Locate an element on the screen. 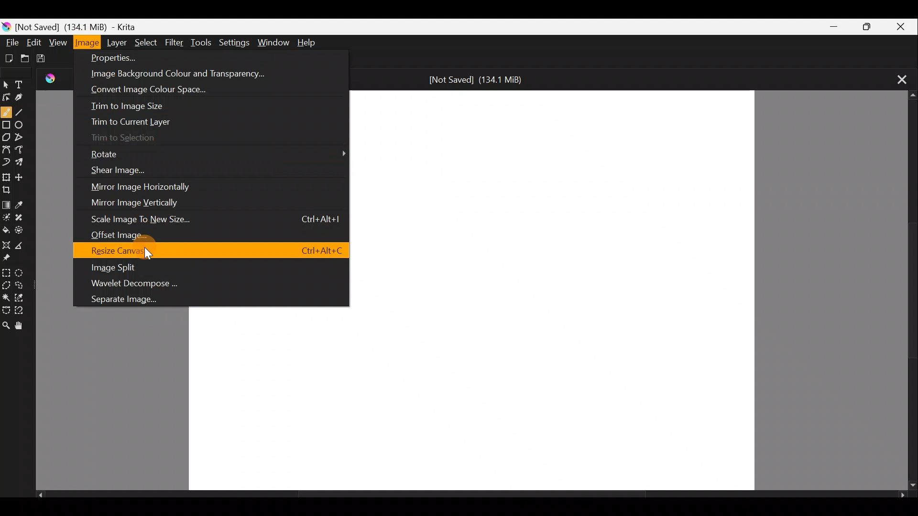  Shear image is located at coordinates (118, 171).